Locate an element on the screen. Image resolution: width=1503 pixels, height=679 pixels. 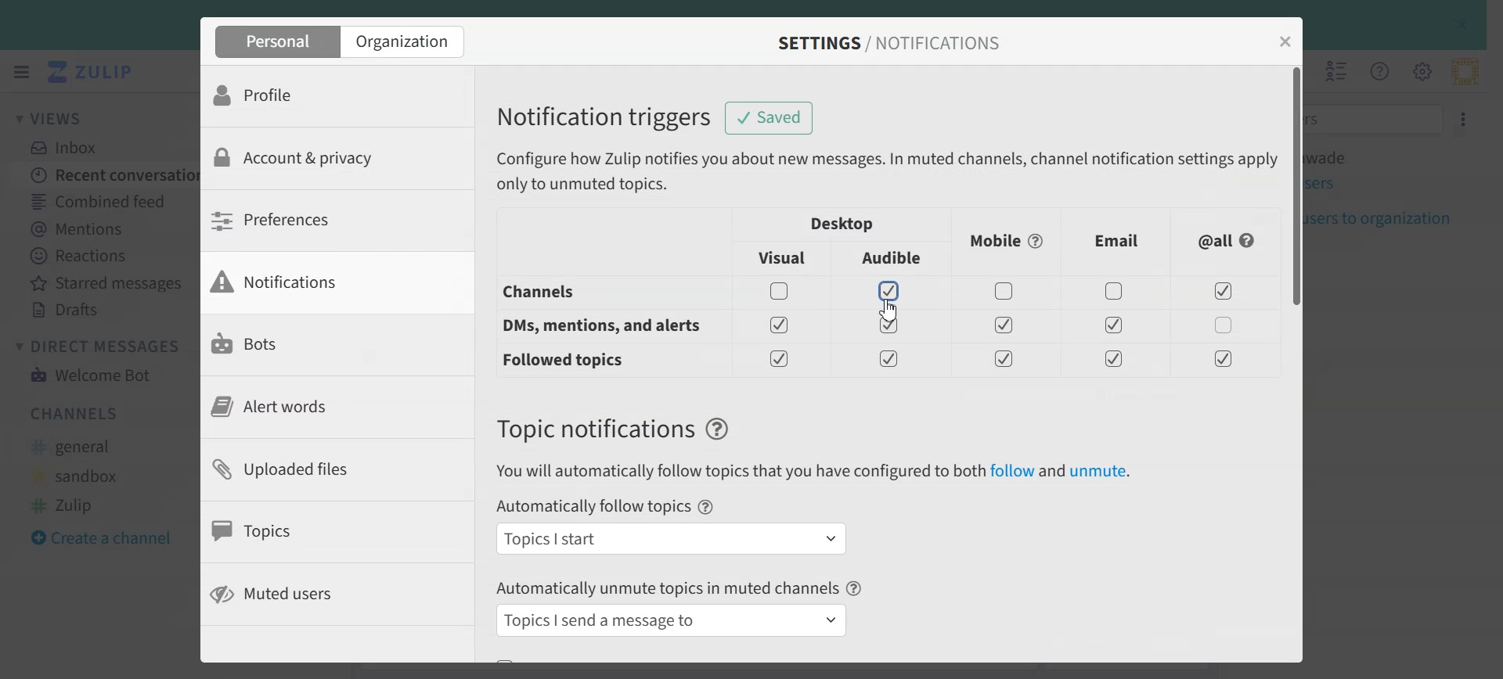
Channels is located at coordinates (77, 413).